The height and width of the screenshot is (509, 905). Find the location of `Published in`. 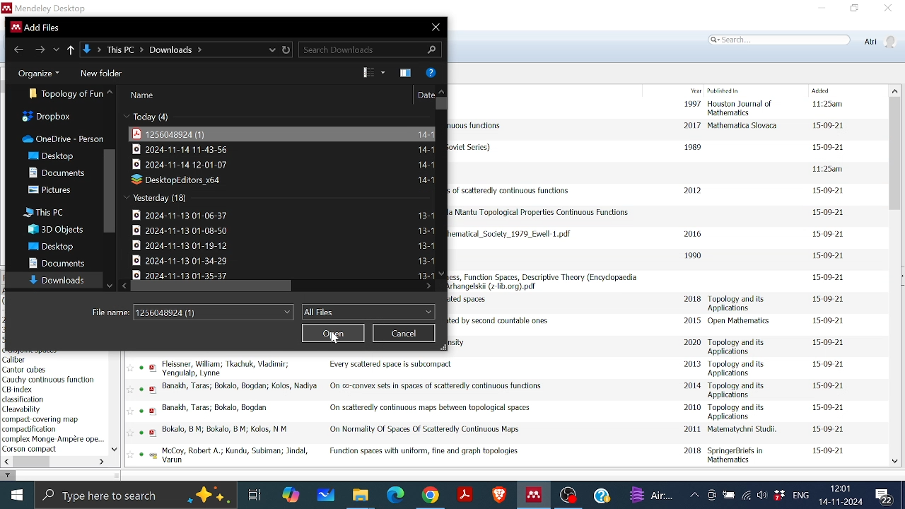

Published in is located at coordinates (738, 320).